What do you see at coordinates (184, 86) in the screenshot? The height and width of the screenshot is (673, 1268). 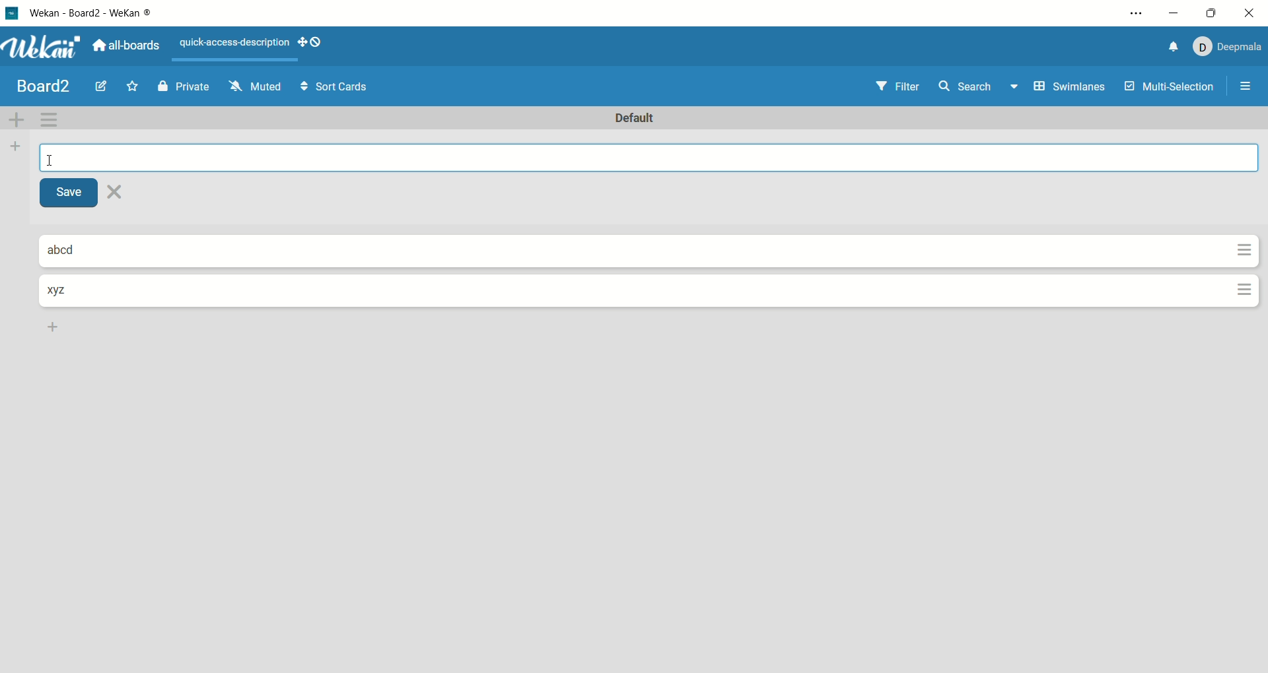 I see `private` at bounding box center [184, 86].